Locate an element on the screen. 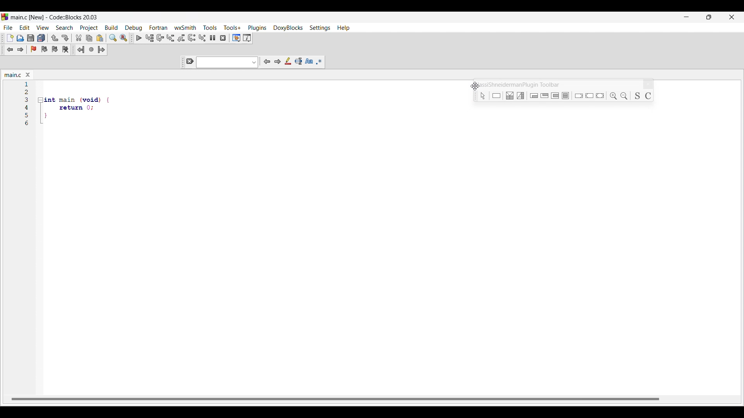 This screenshot has height=418, width=744. Fortran menu is located at coordinates (158, 27).